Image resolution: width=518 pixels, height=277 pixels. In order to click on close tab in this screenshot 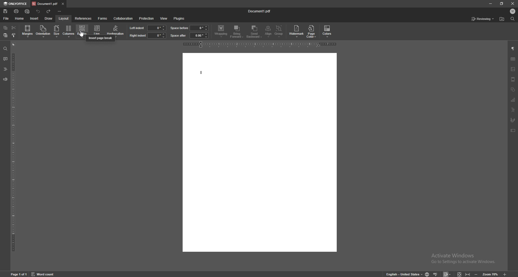, I will do `click(63, 3)`.